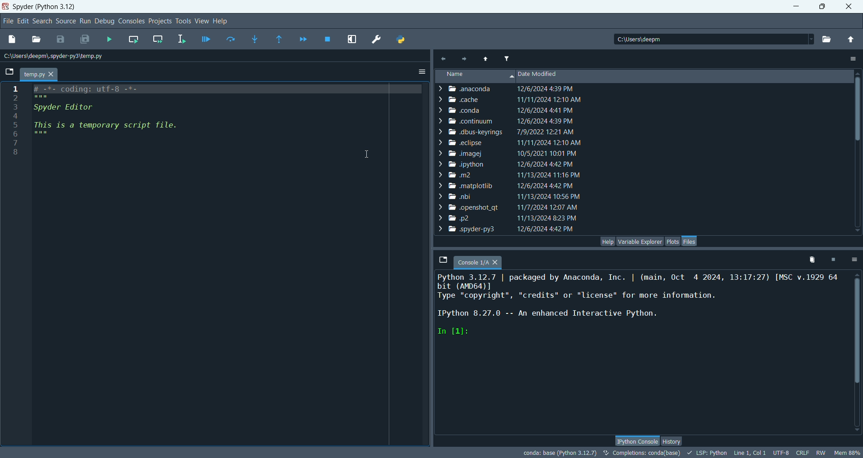 This screenshot has width=863, height=458. Describe the element at coordinates (8, 22) in the screenshot. I see `file` at that location.